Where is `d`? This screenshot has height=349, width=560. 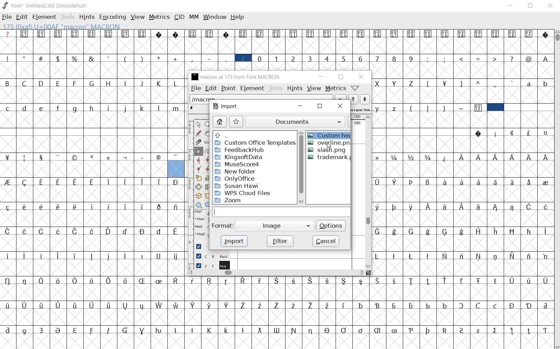
d is located at coordinates (25, 108).